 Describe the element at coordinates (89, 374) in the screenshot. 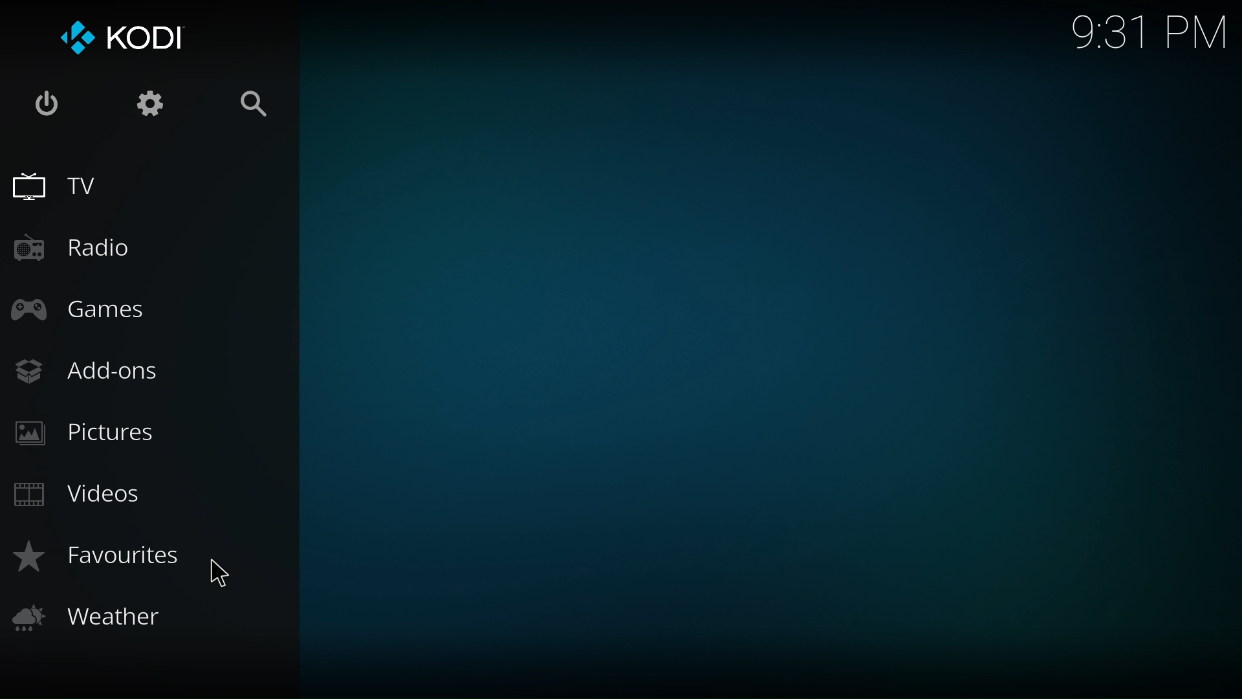

I see `add ons` at that location.